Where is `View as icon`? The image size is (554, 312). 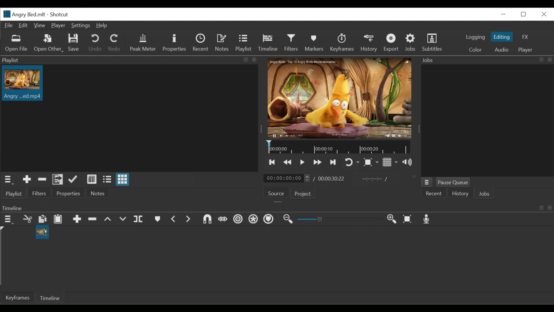 View as icon is located at coordinates (123, 179).